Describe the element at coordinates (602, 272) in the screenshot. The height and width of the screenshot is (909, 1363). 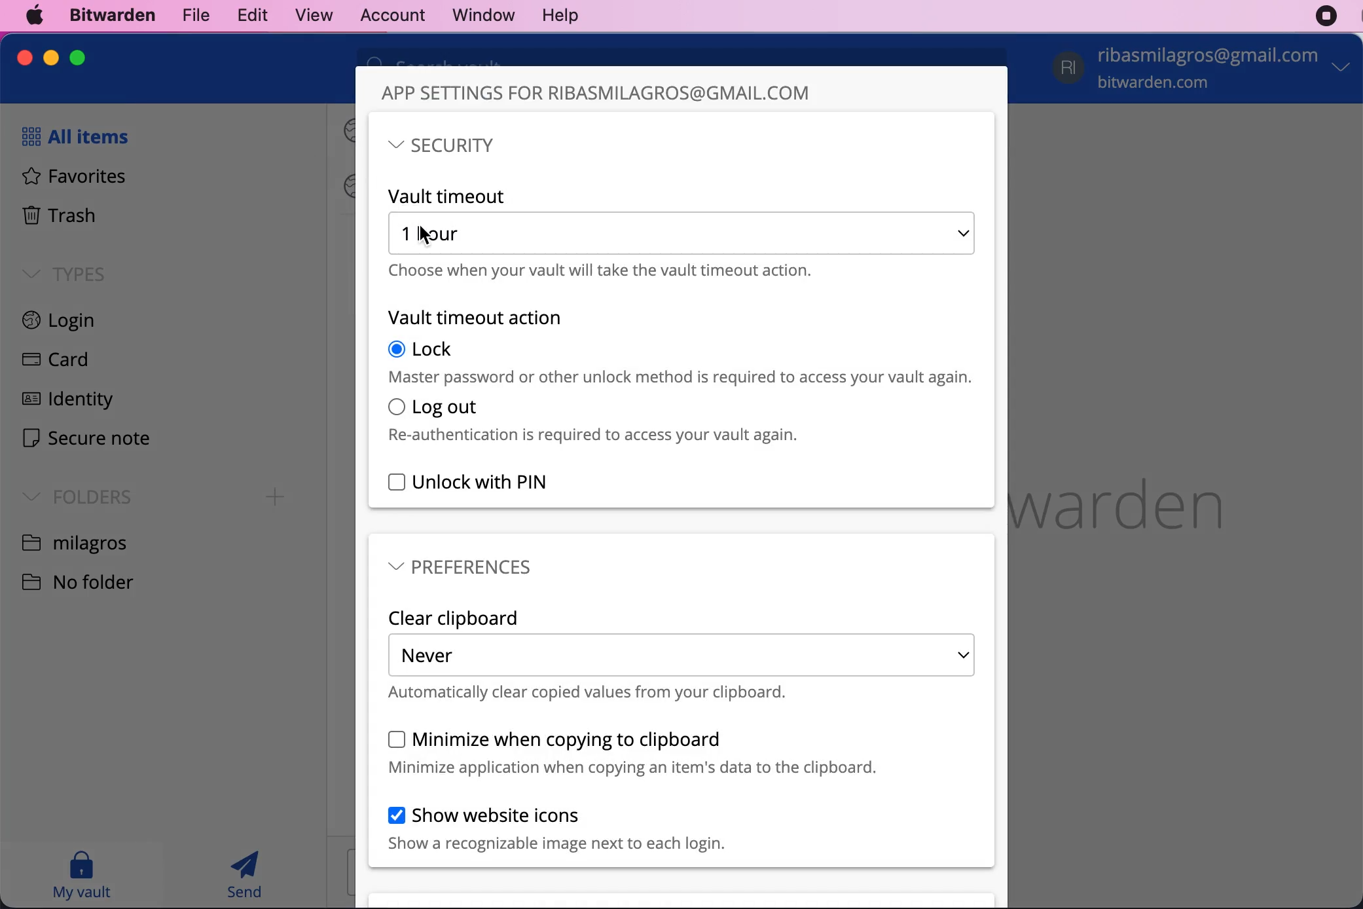
I see `choose when your vault will take the vault timeout action` at that location.